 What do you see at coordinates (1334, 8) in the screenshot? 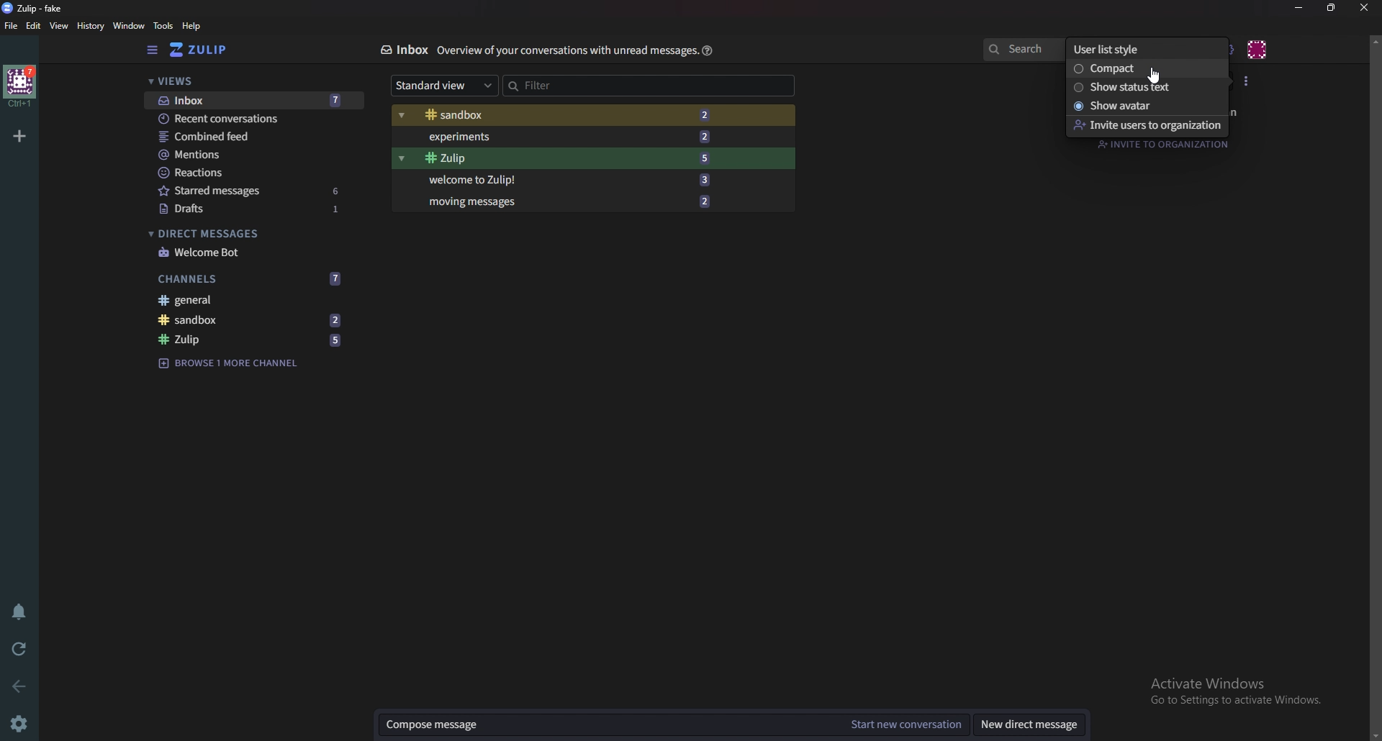
I see `Resize` at bounding box center [1334, 8].